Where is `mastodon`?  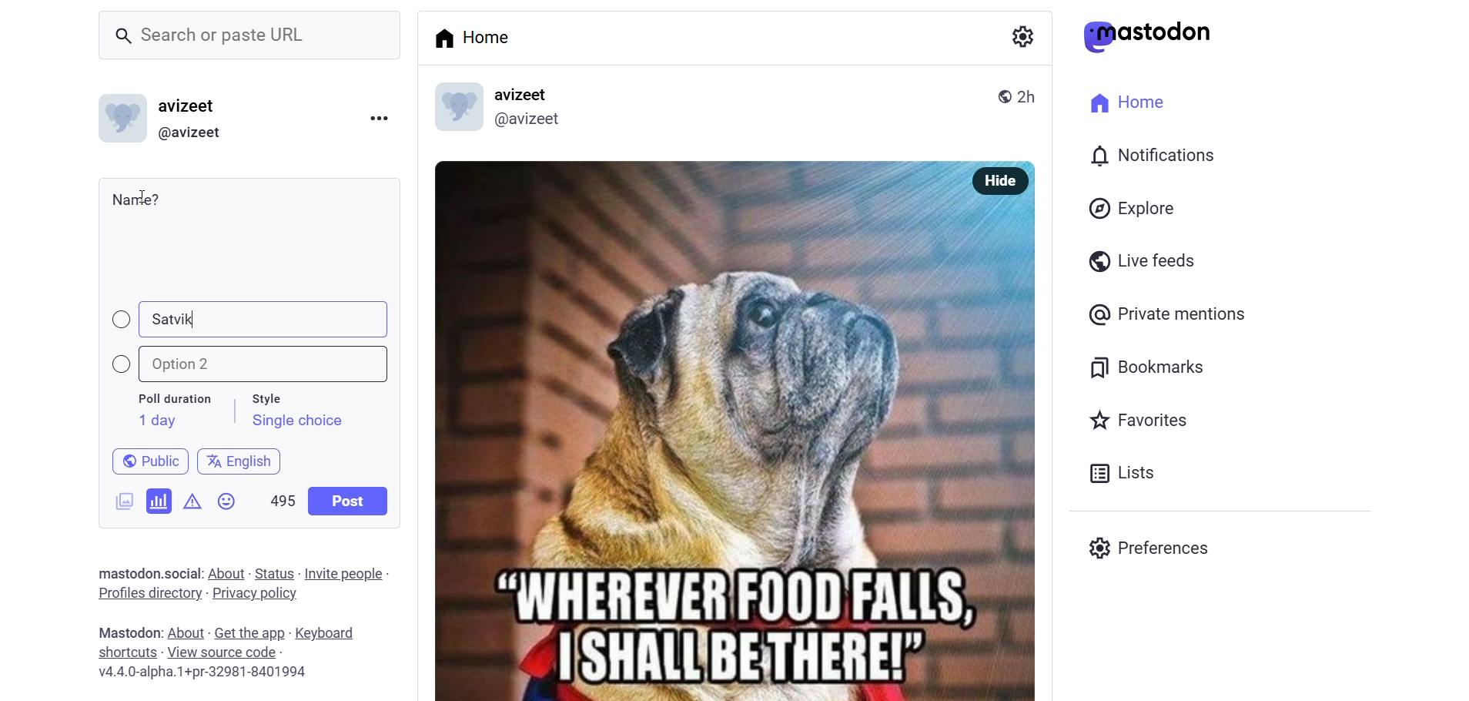 mastodon is located at coordinates (1148, 36).